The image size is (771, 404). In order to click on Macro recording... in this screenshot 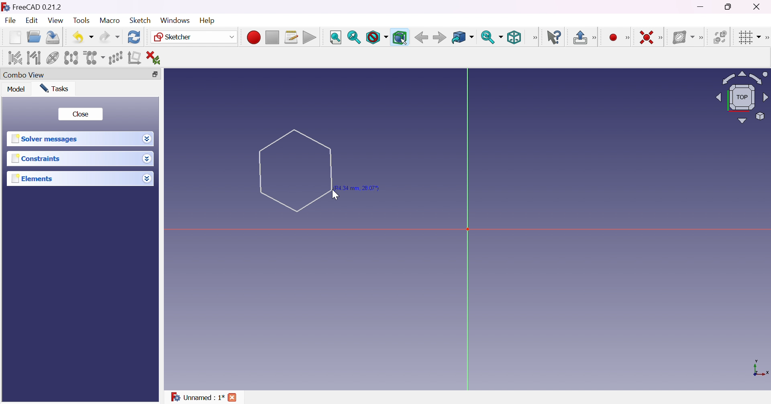, I will do `click(253, 37)`.